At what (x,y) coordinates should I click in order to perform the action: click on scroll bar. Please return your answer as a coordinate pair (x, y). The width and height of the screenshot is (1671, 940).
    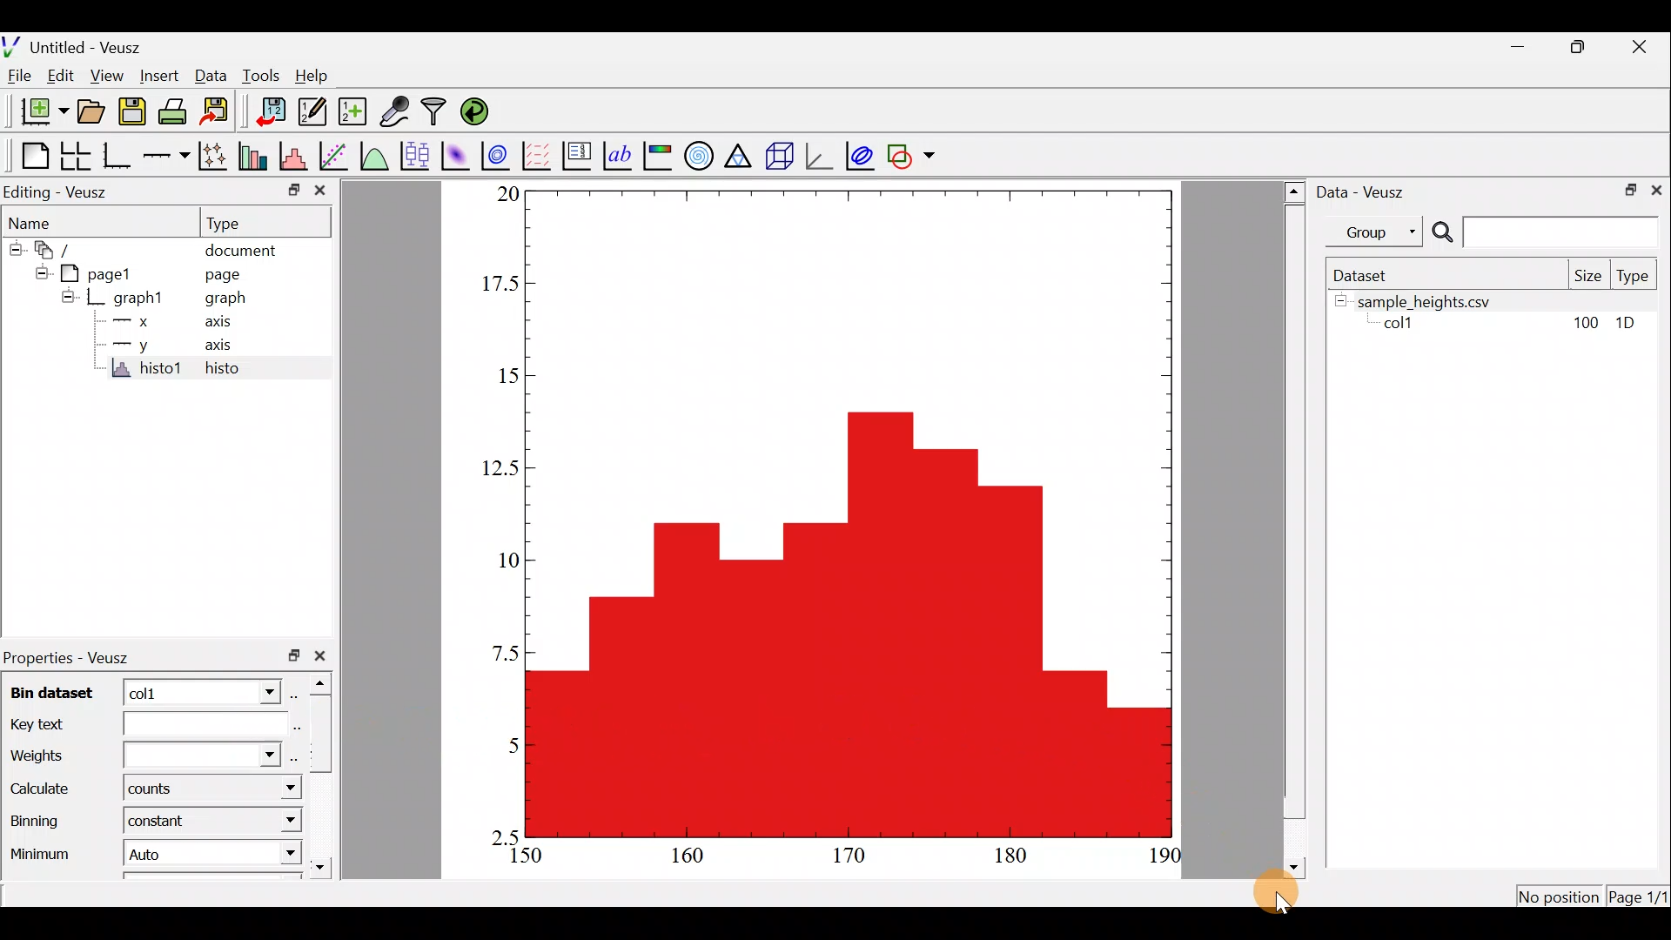
    Looking at the image, I should click on (1291, 527).